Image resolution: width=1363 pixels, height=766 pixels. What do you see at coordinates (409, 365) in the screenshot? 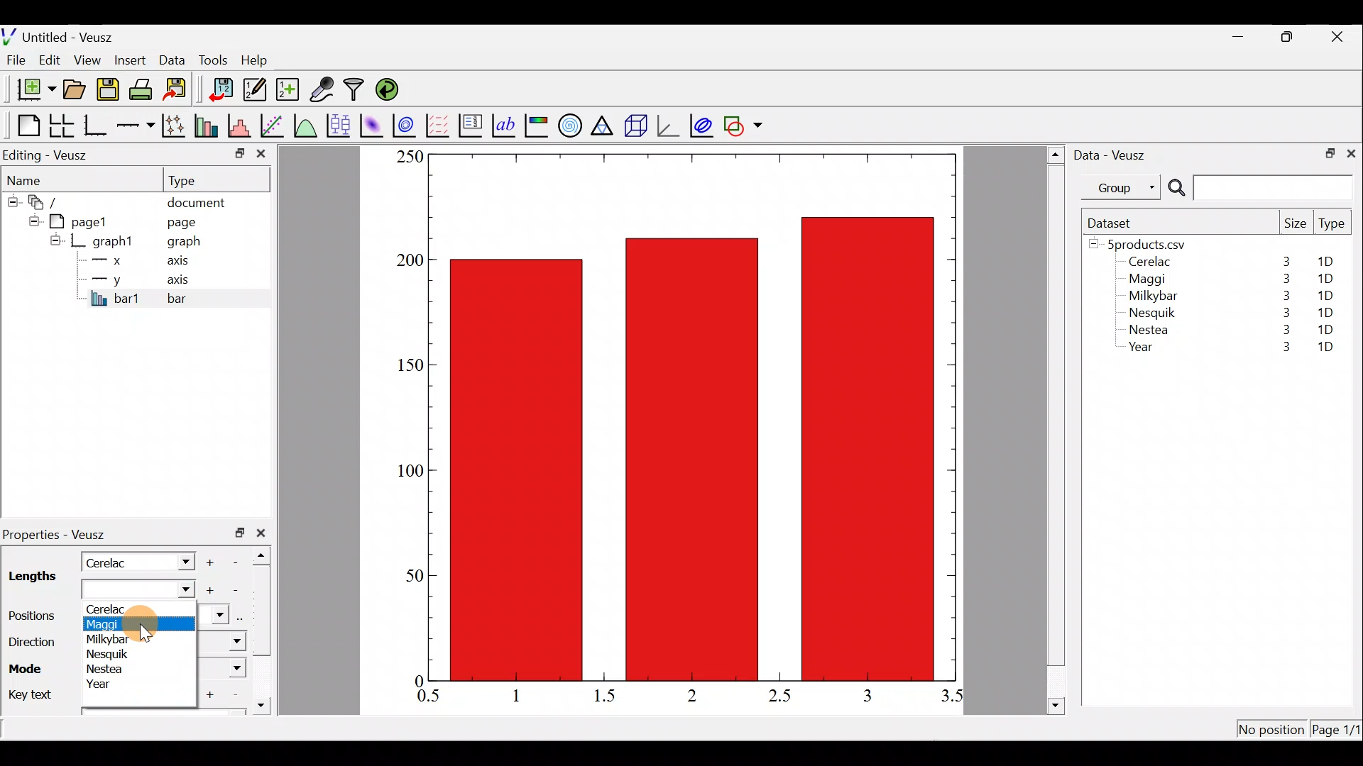
I see `150` at bounding box center [409, 365].